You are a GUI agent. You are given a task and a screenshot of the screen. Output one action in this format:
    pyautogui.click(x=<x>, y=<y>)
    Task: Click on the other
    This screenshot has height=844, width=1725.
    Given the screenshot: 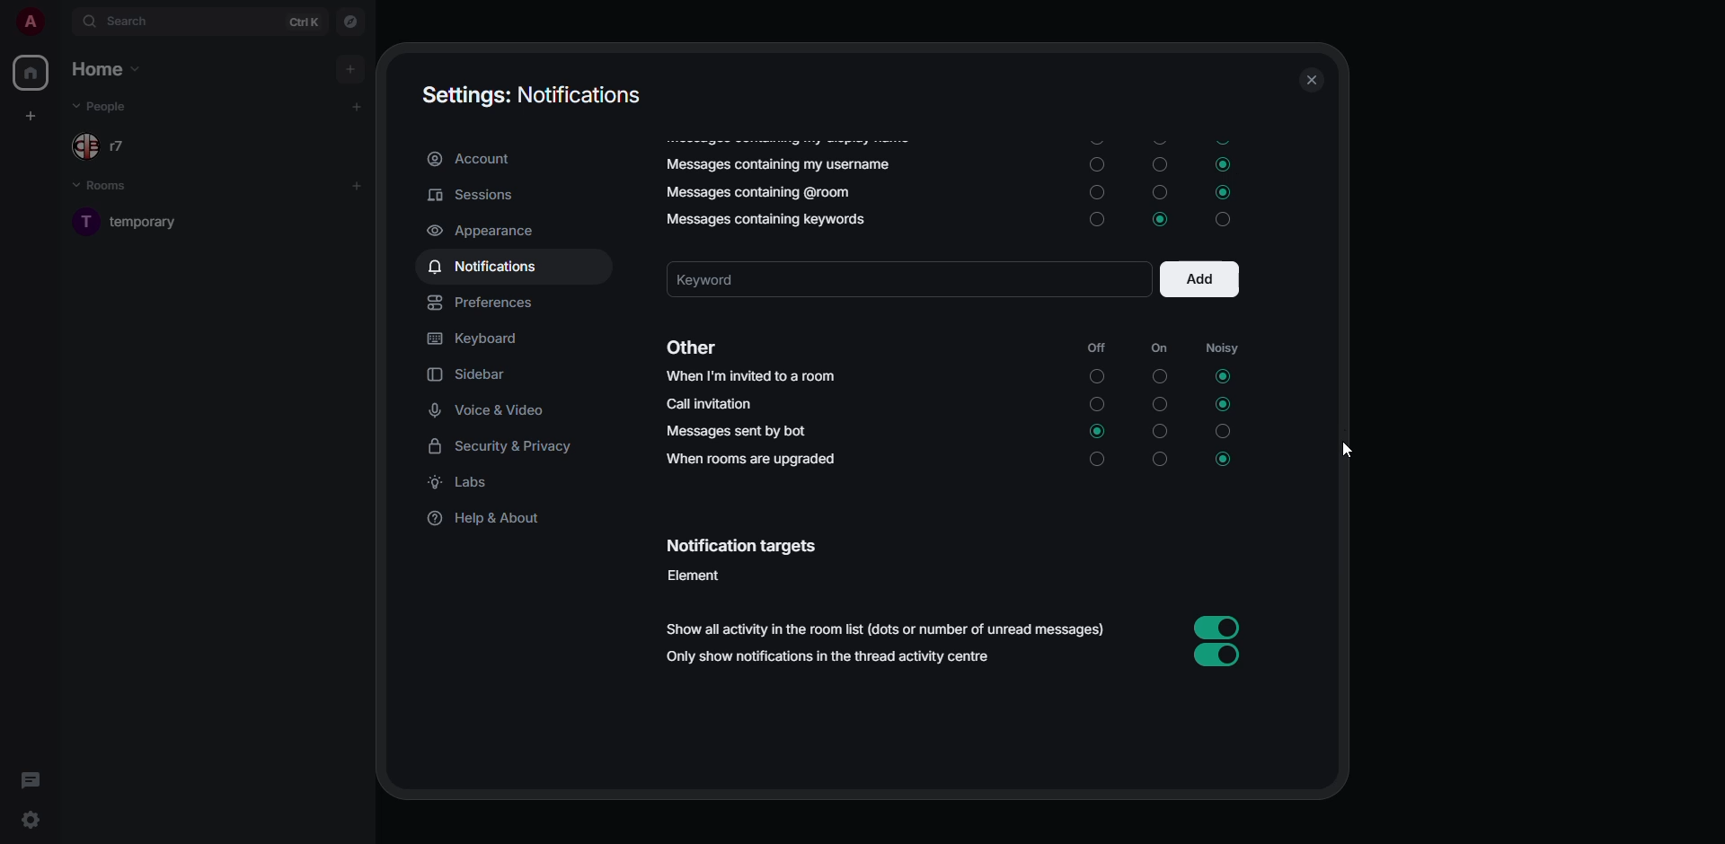 What is the action you would take?
    pyautogui.click(x=688, y=349)
    